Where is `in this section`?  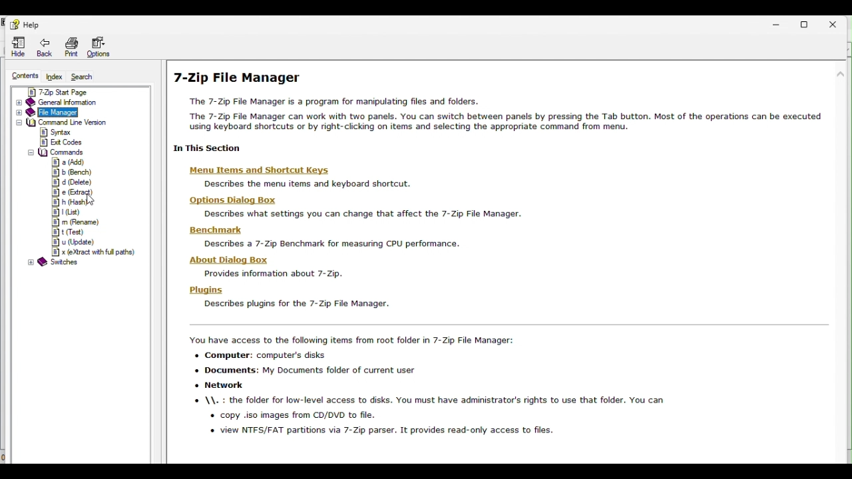
in this section is located at coordinates (212, 148).